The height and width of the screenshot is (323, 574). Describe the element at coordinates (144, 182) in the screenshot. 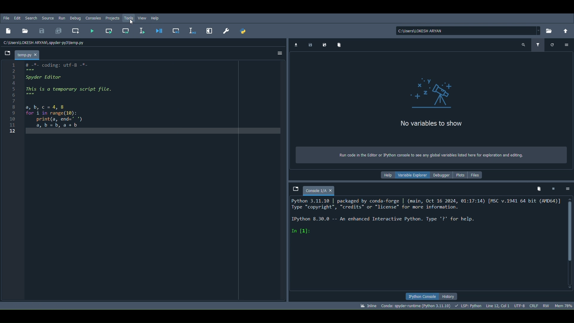

I see `Code editor` at that location.